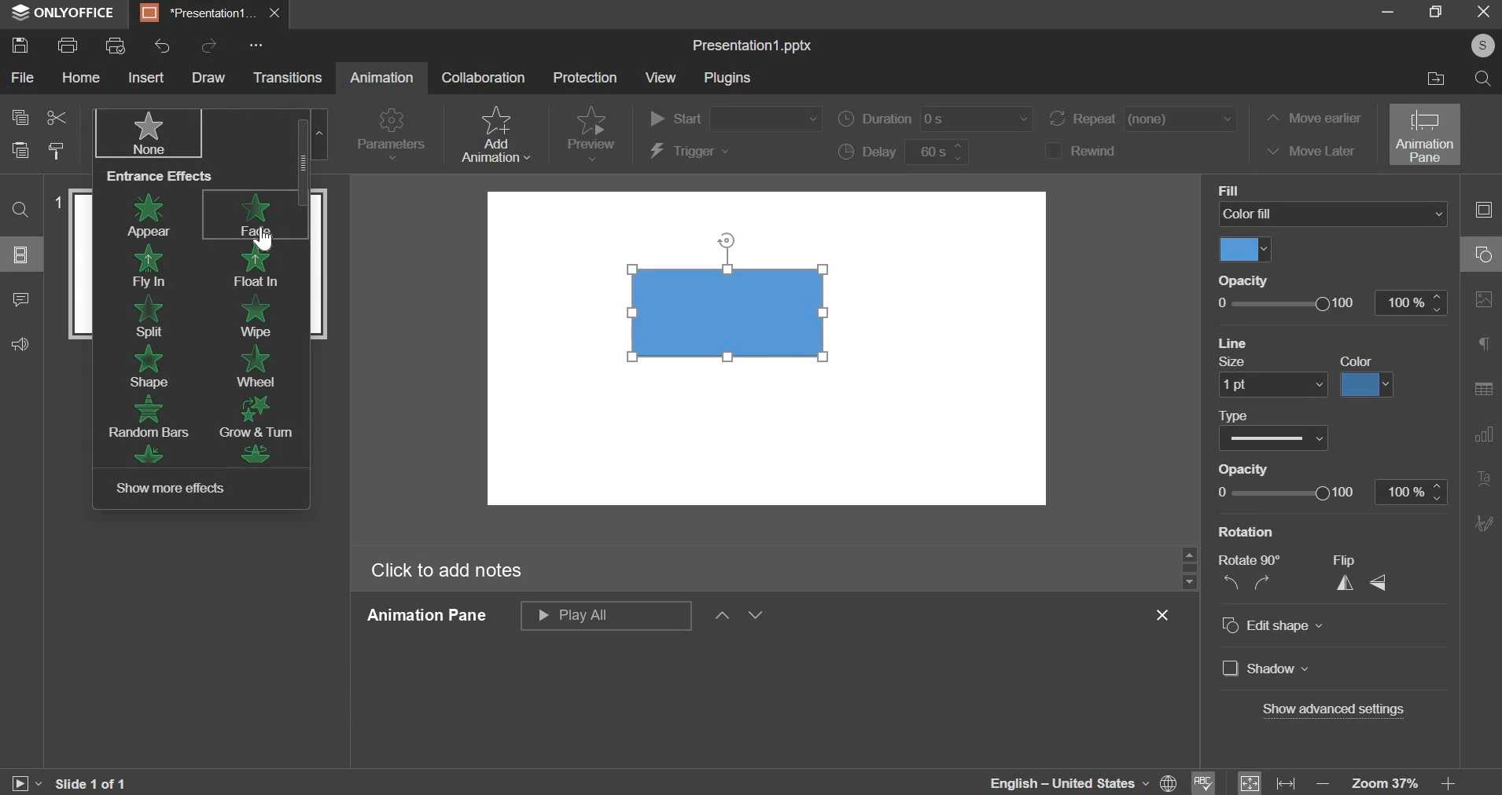 Image resolution: width=1502 pixels, height=795 pixels. What do you see at coordinates (145, 133) in the screenshot?
I see `none` at bounding box center [145, 133].